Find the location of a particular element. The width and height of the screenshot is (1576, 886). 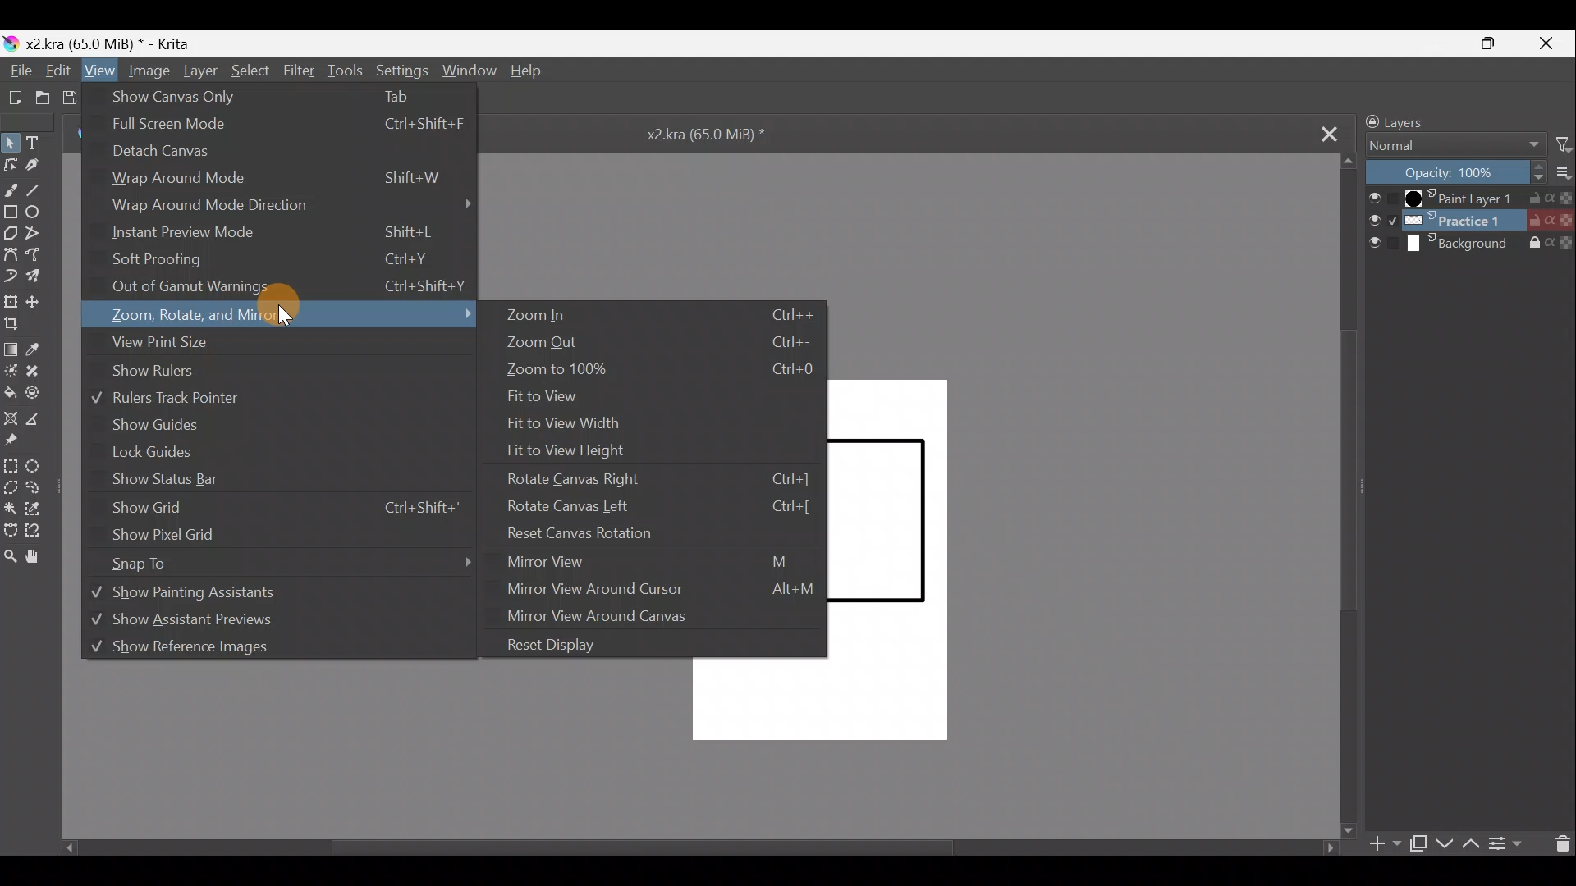

Rotate canvas right is located at coordinates (662, 477).